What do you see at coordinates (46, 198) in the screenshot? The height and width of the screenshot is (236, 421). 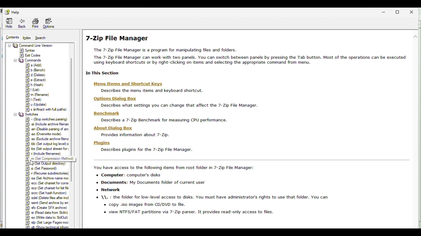 I see `sdel` at bounding box center [46, 198].